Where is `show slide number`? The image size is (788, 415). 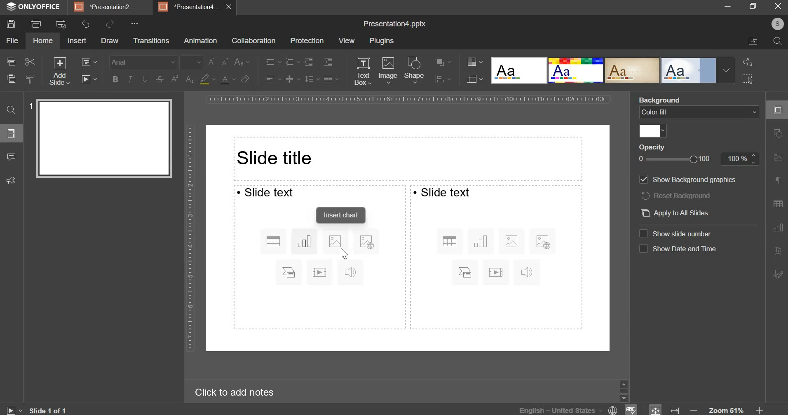
show slide number is located at coordinates (687, 233).